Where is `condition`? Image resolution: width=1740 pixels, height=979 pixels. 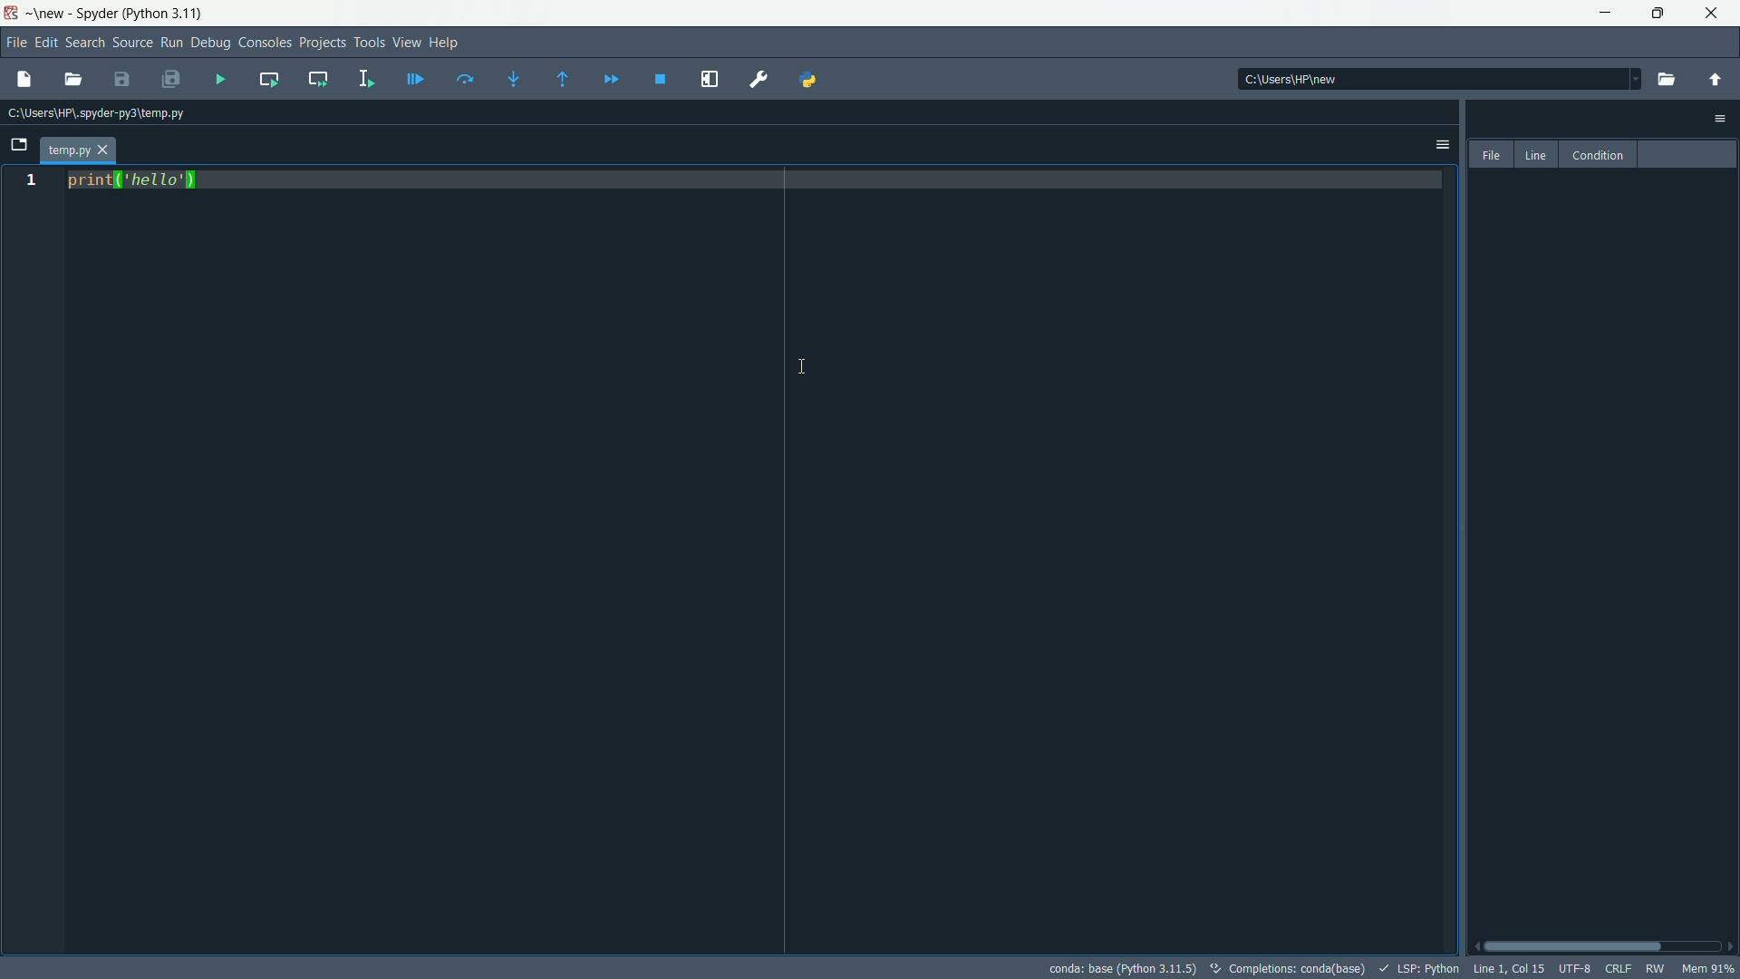
condition is located at coordinates (1598, 156).